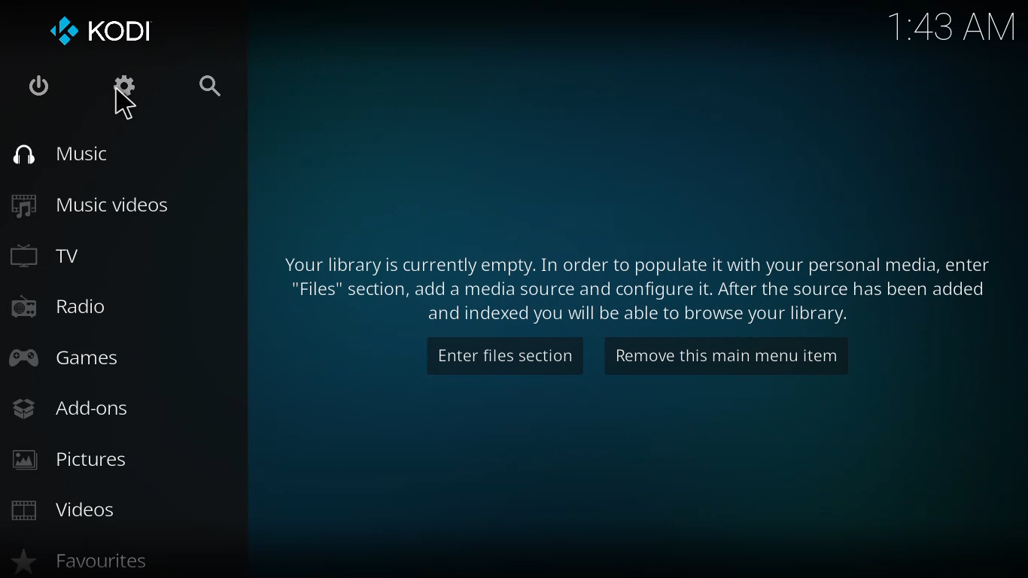 The width and height of the screenshot is (1028, 578). Describe the element at coordinates (59, 153) in the screenshot. I see `music` at that location.